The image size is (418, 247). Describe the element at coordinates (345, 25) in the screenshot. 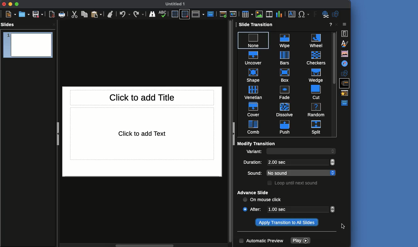

I see `Close` at that location.